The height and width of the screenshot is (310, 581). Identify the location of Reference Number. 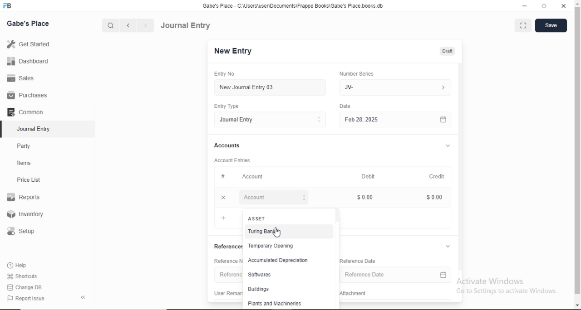
(227, 260).